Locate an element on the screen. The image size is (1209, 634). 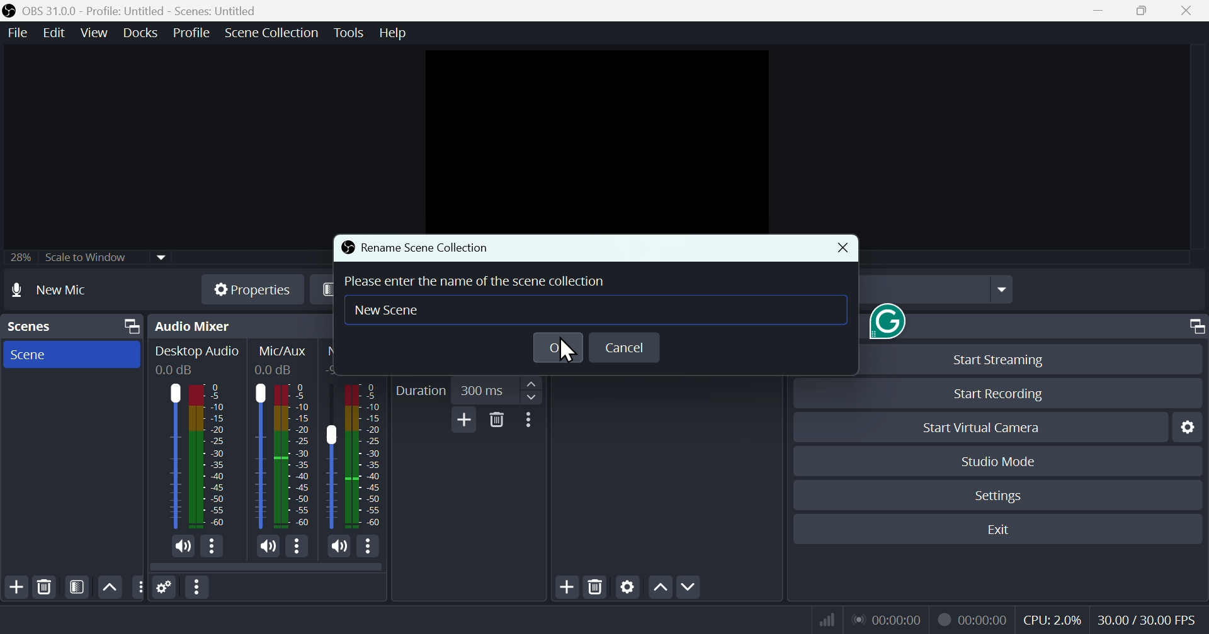
Delete is located at coordinates (497, 423).